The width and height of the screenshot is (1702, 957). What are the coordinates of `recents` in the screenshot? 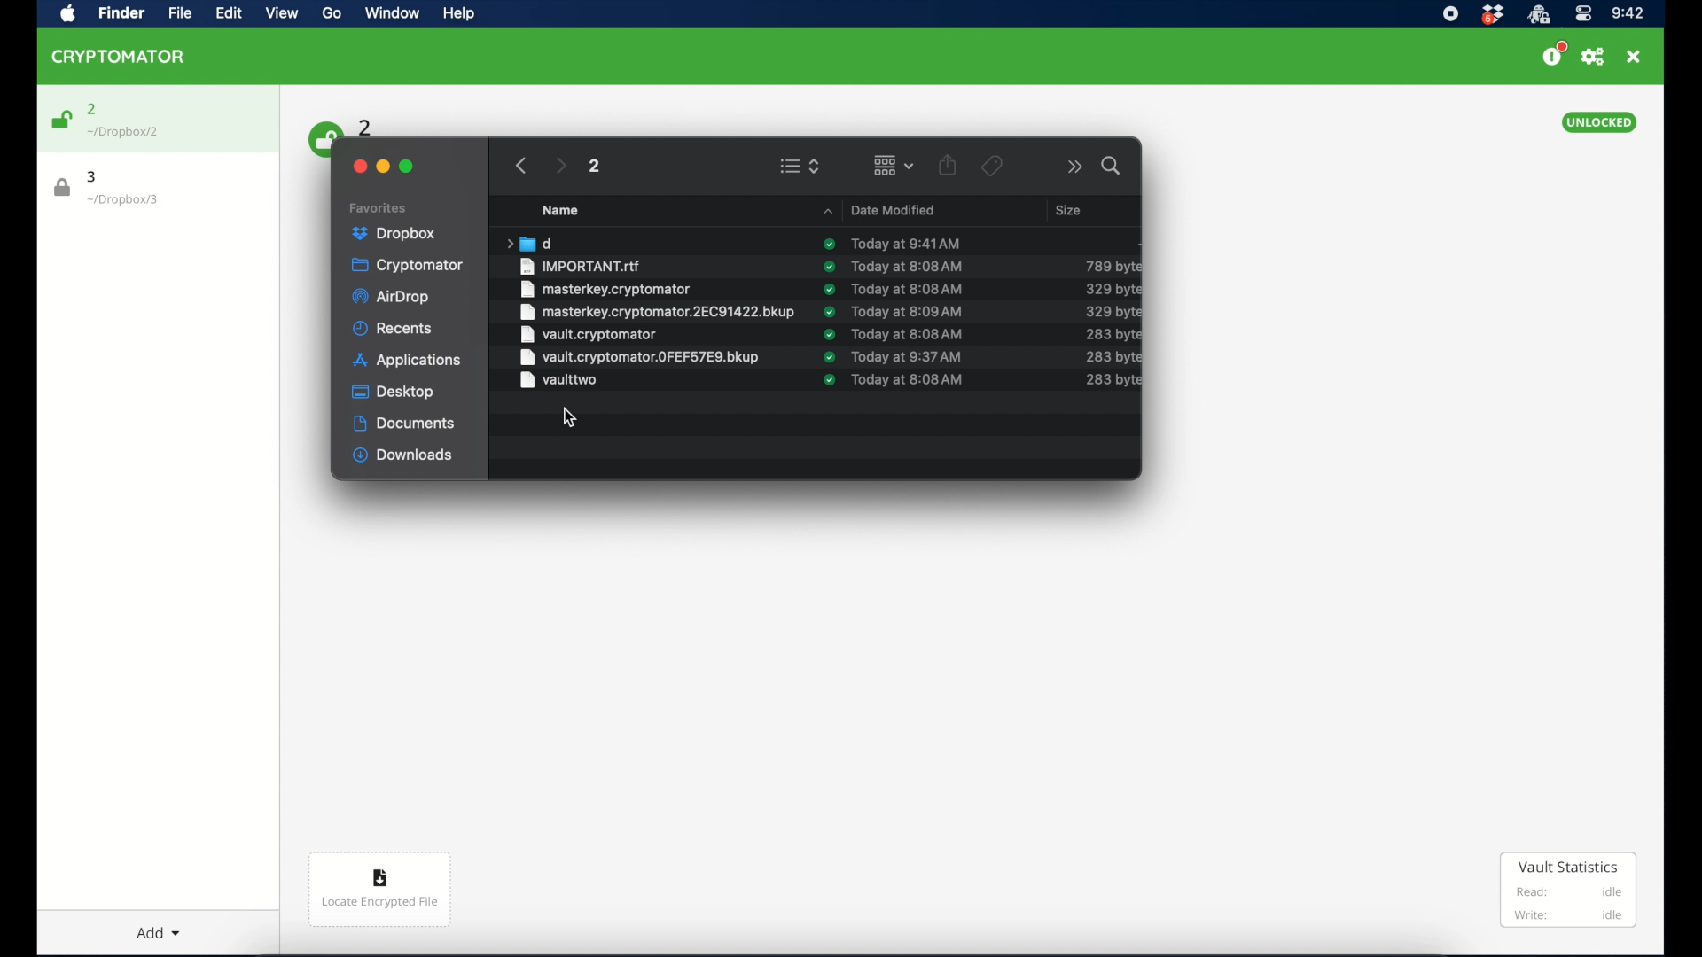 It's located at (394, 328).